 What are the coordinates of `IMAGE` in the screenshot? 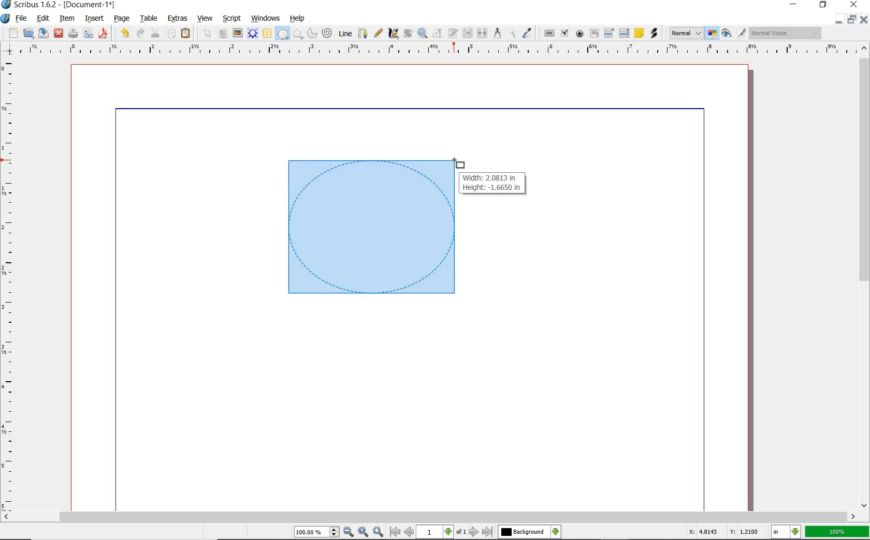 It's located at (237, 33).